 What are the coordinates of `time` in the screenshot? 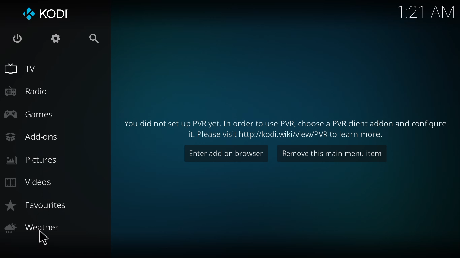 It's located at (427, 11).